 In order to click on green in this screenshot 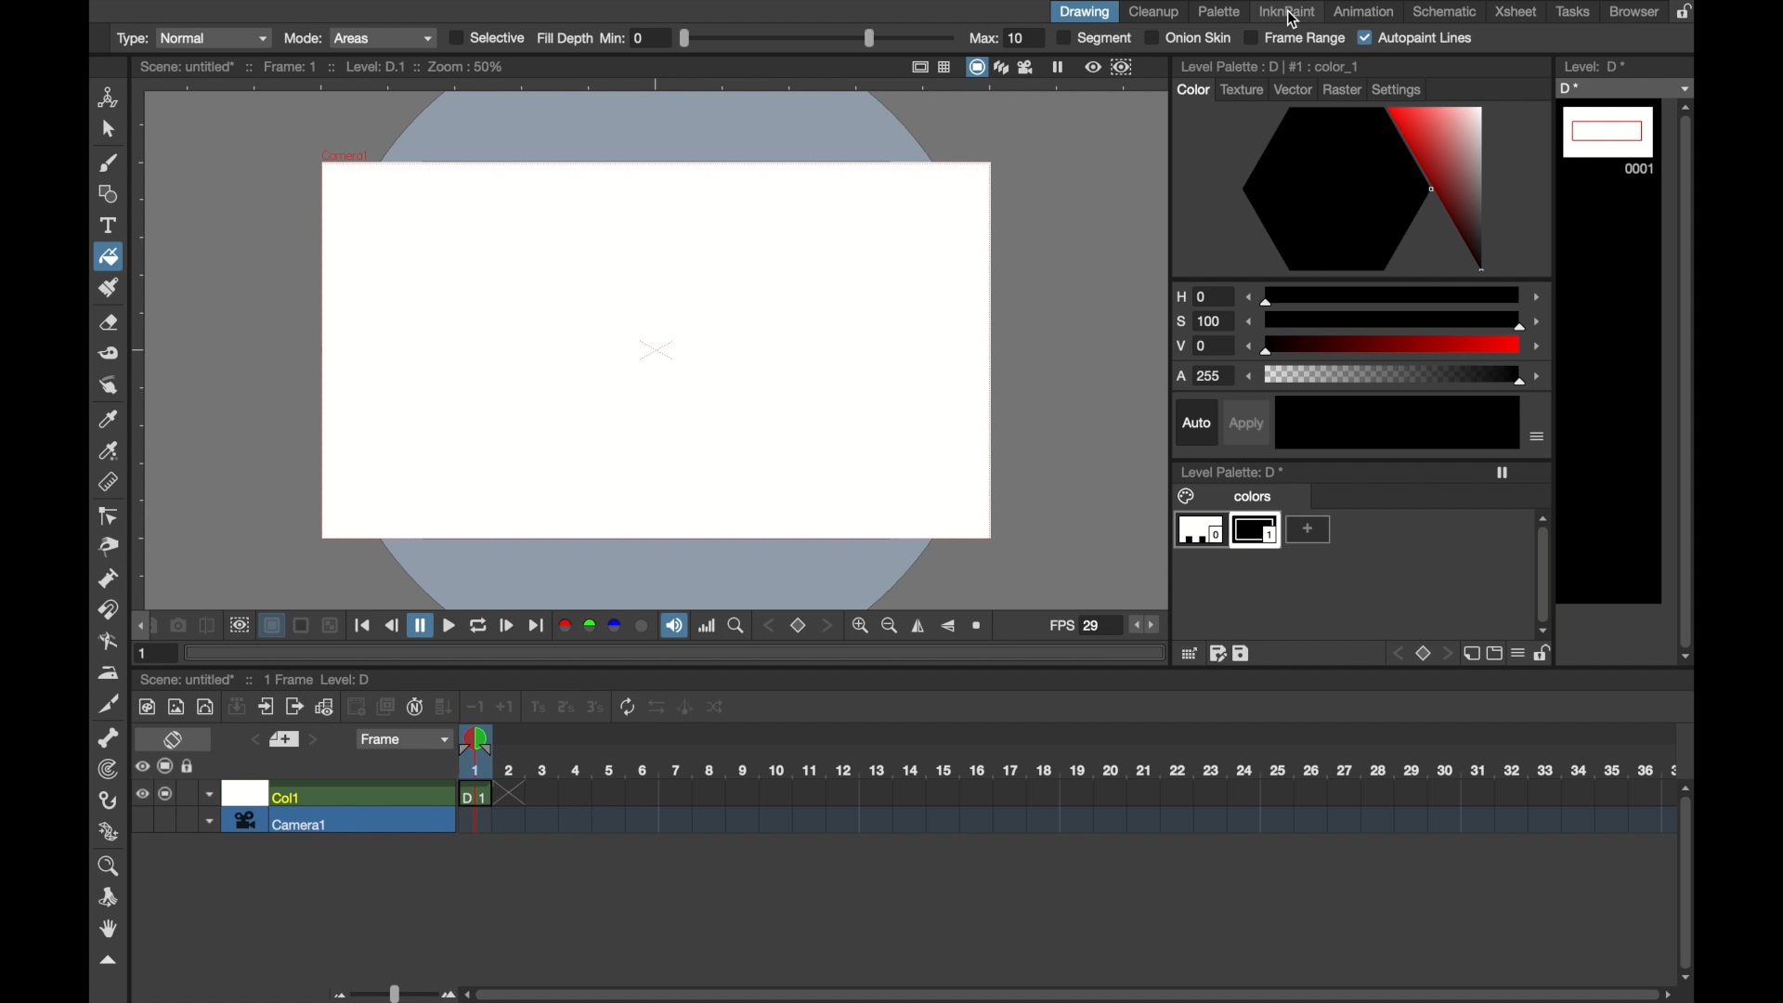, I will do `click(592, 627)`.